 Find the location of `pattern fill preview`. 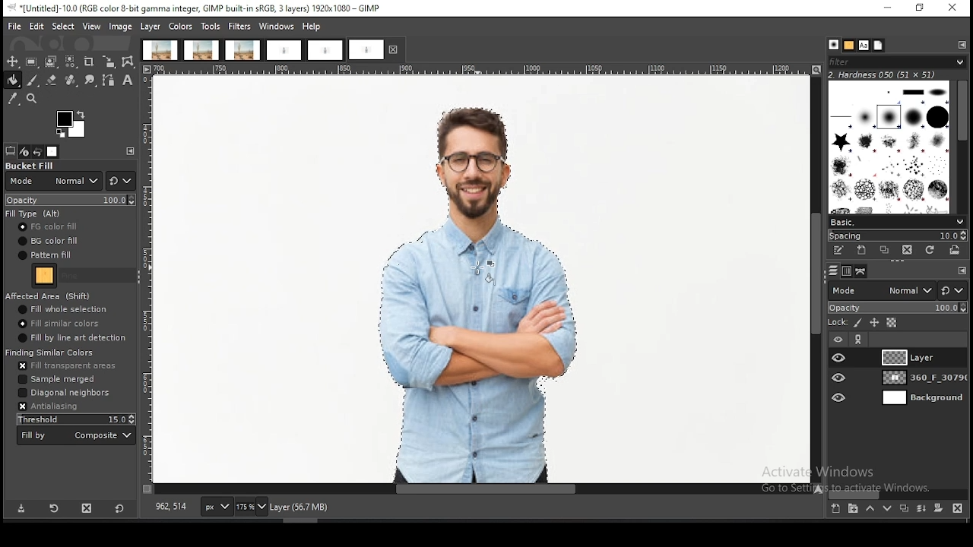

pattern fill preview is located at coordinates (43, 276).